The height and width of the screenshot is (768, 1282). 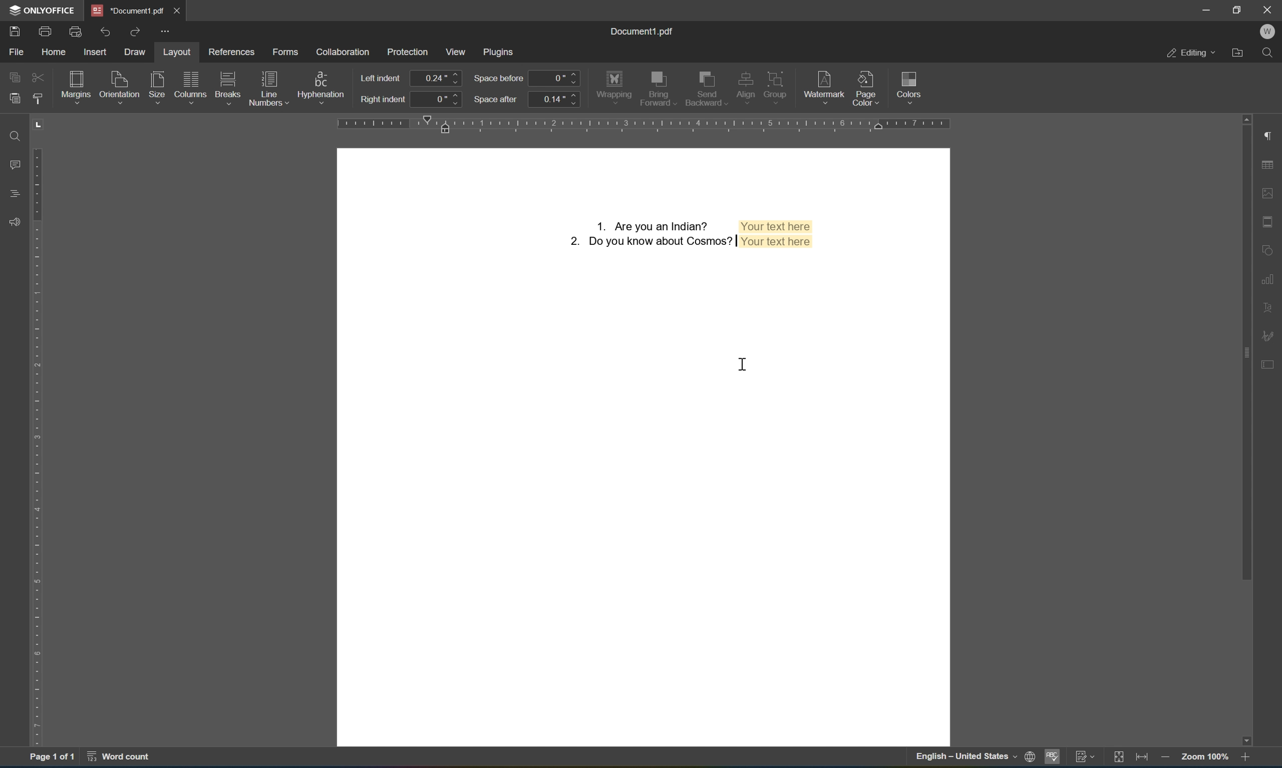 I want to click on right indent, so click(x=384, y=100).